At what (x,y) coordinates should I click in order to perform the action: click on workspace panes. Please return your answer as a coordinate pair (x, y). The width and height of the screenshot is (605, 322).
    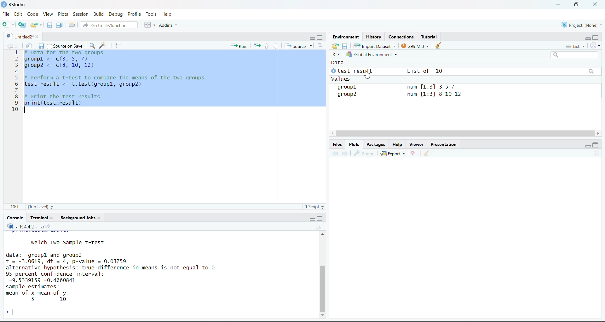
    Looking at the image, I should click on (149, 25).